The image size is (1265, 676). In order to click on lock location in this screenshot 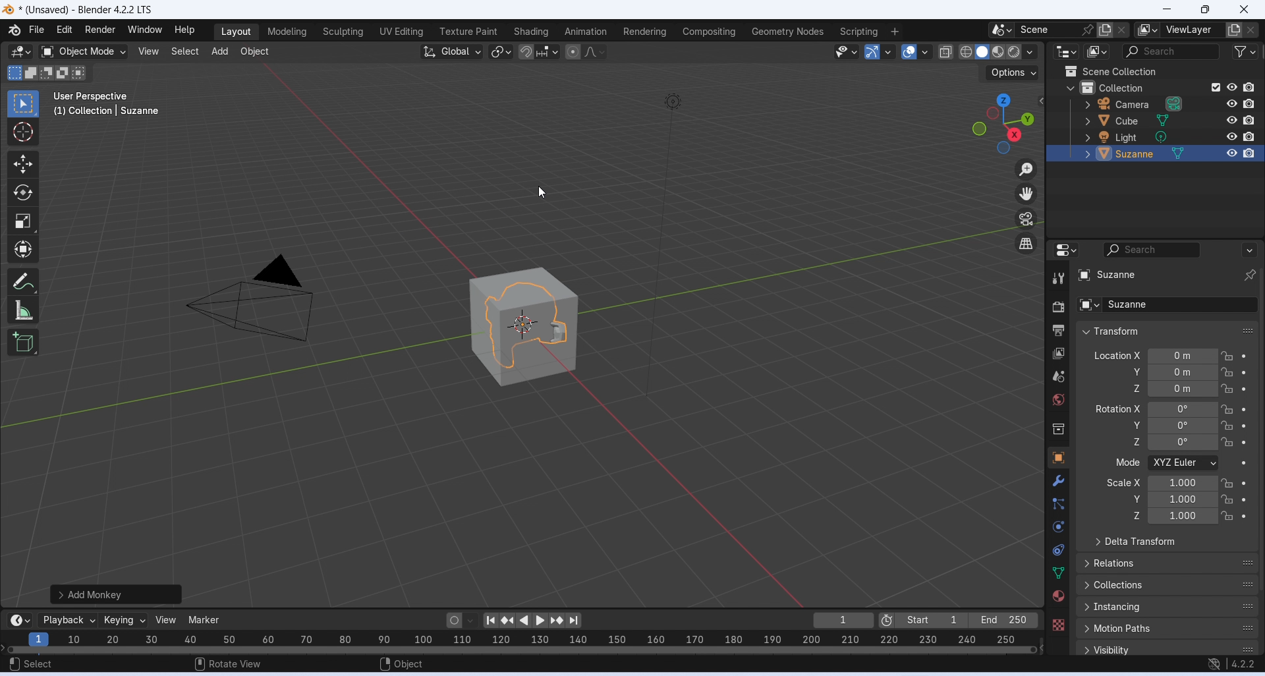, I will do `click(1228, 356)`.